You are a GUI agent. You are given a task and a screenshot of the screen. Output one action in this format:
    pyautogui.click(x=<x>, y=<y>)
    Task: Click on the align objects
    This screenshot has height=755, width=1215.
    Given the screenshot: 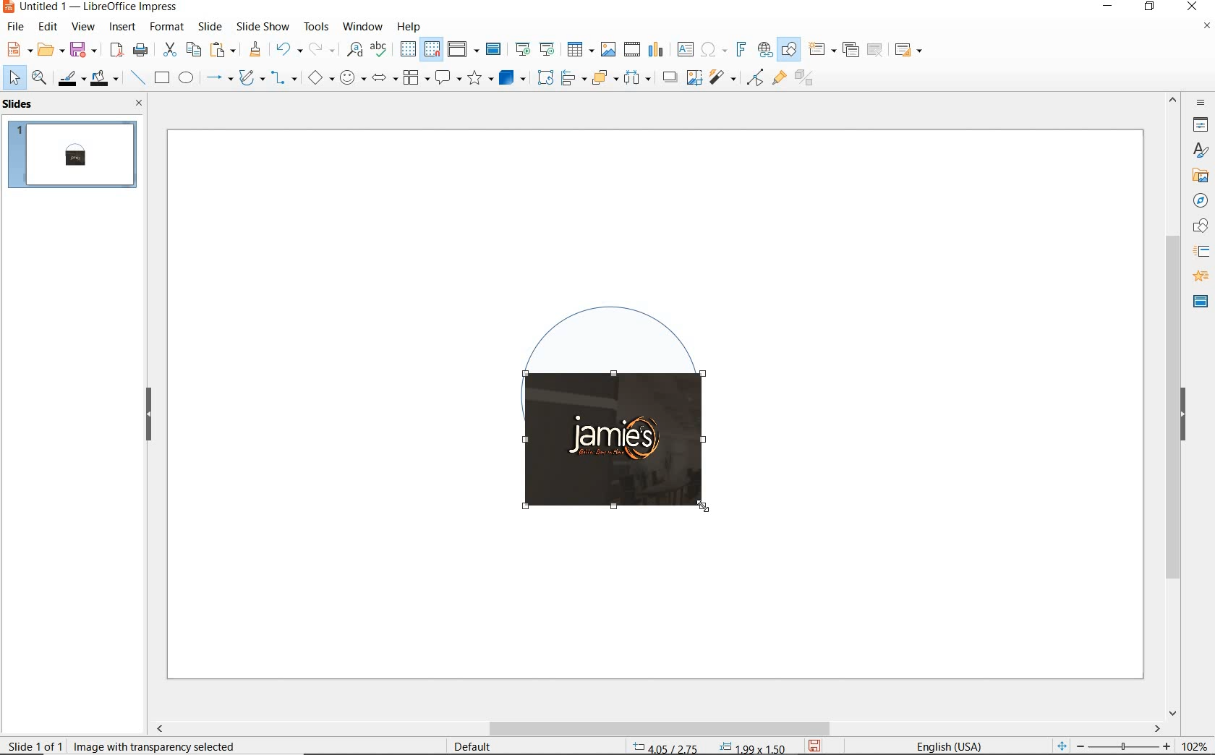 What is the action you would take?
    pyautogui.click(x=570, y=77)
    